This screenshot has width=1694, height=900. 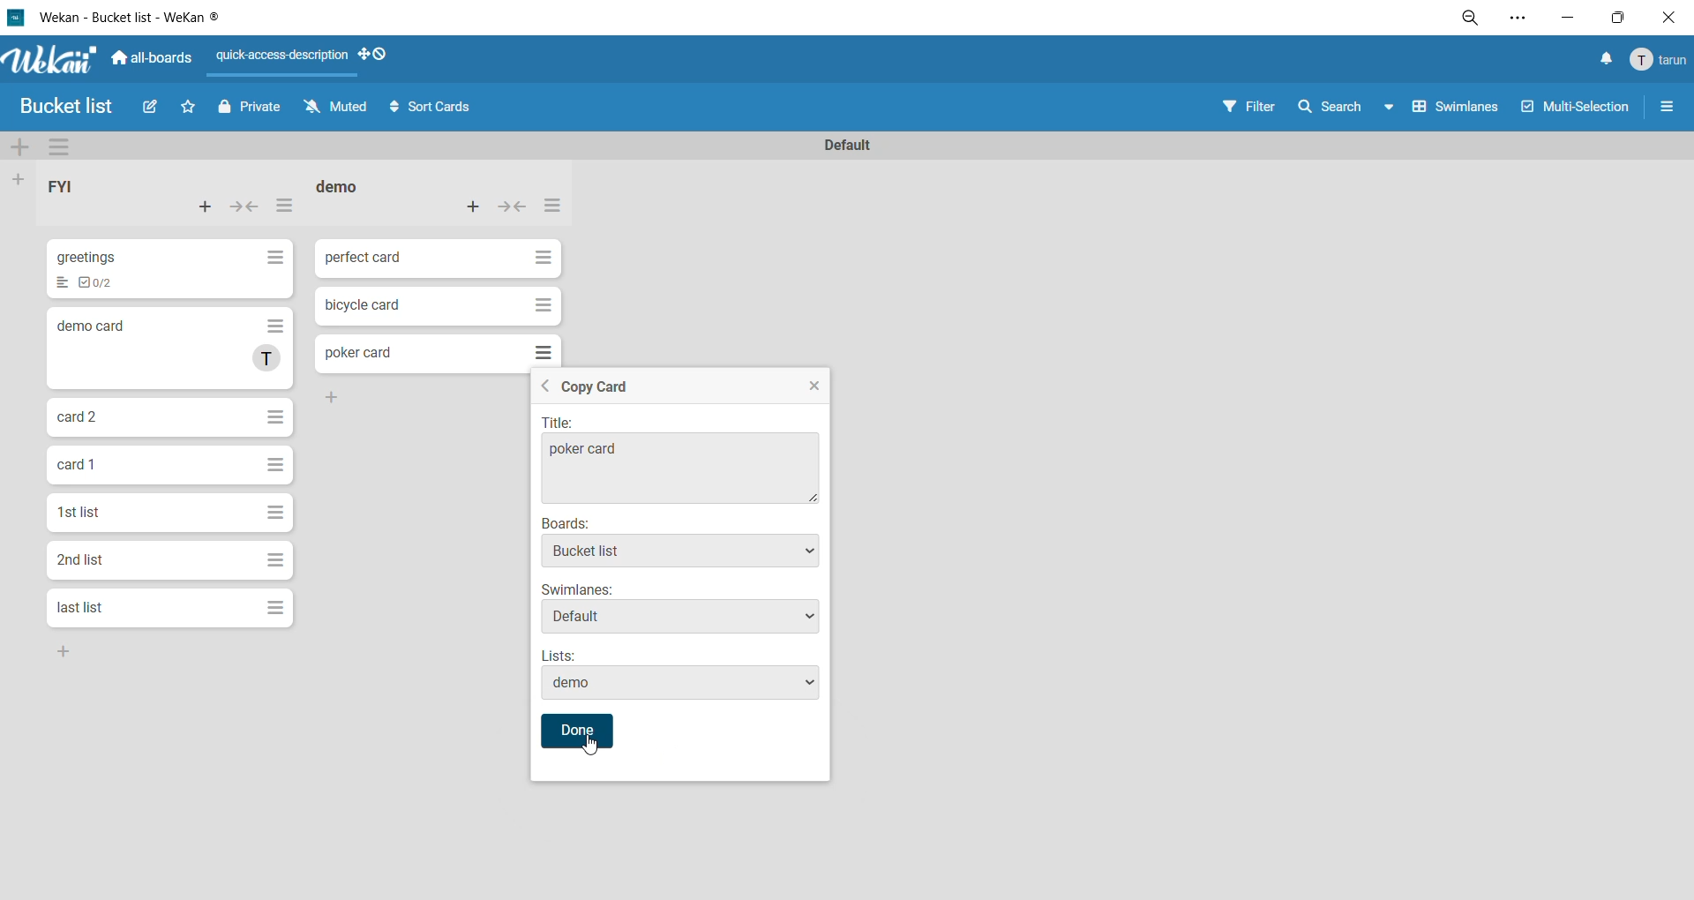 What do you see at coordinates (380, 56) in the screenshot?
I see `show desktop drag handles` at bounding box center [380, 56].